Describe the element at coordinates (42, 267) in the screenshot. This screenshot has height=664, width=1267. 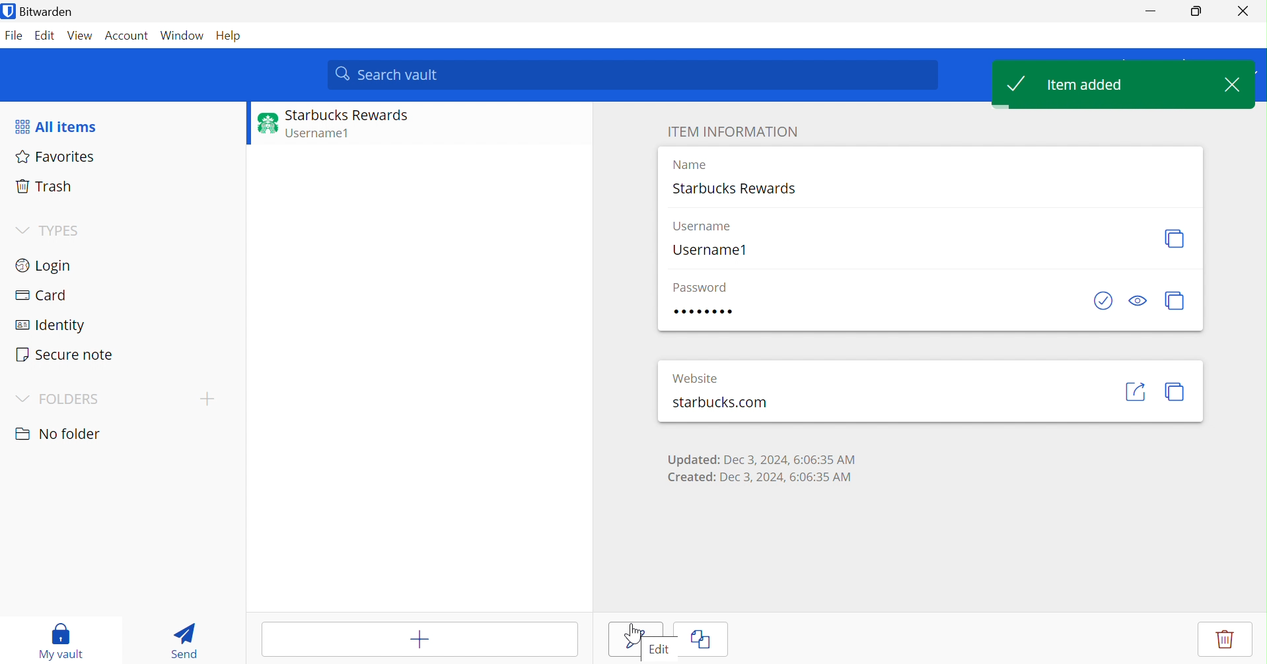
I see `Login` at that location.